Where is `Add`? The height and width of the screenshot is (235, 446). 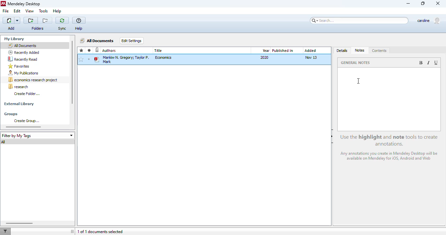 Add is located at coordinates (12, 28).